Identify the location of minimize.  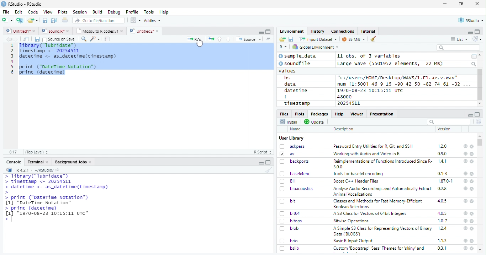
(470, 114).